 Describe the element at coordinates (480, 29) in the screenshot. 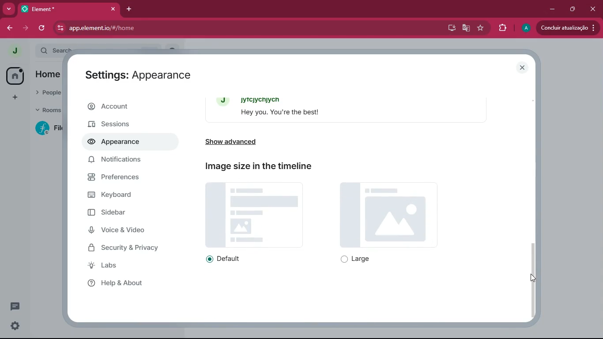

I see `favourite` at that location.